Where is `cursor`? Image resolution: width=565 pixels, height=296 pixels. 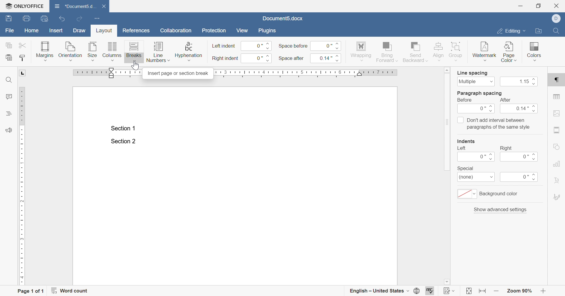 cursor is located at coordinates (135, 66).